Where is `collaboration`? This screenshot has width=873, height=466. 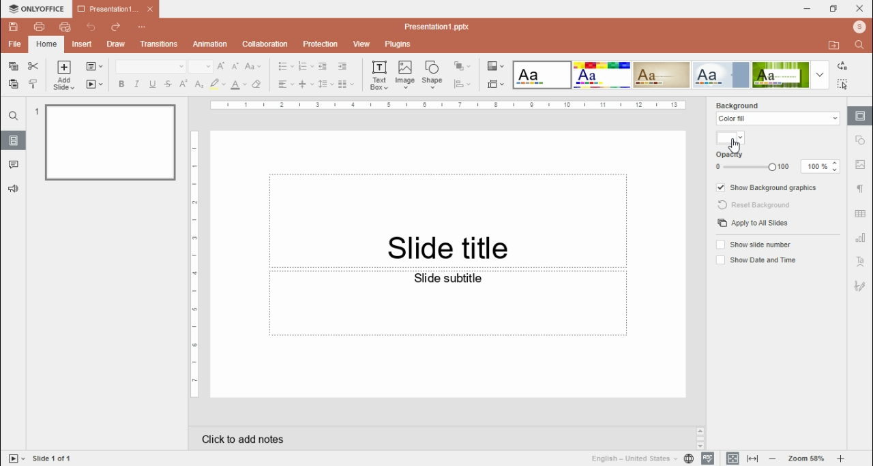
collaboration is located at coordinates (265, 44).